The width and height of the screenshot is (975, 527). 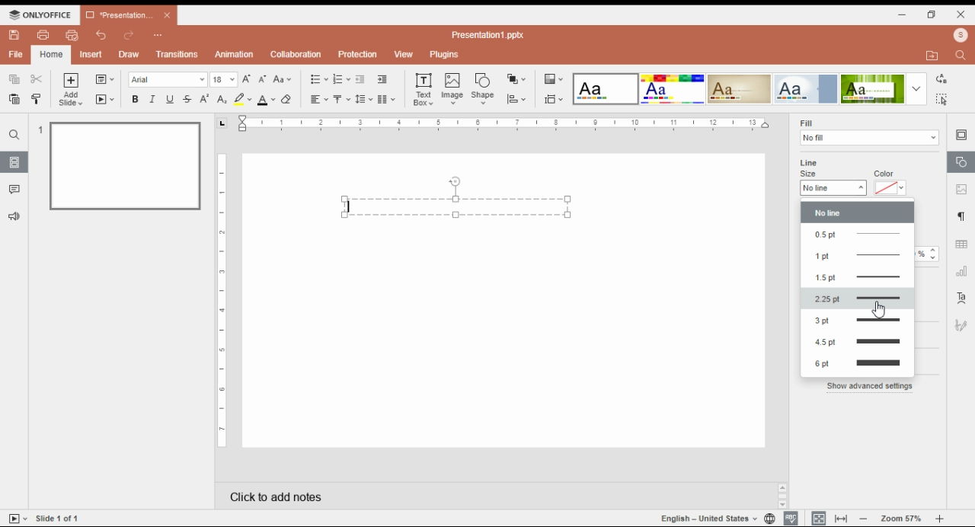 What do you see at coordinates (885, 173) in the screenshot?
I see `color` at bounding box center [885, 173].